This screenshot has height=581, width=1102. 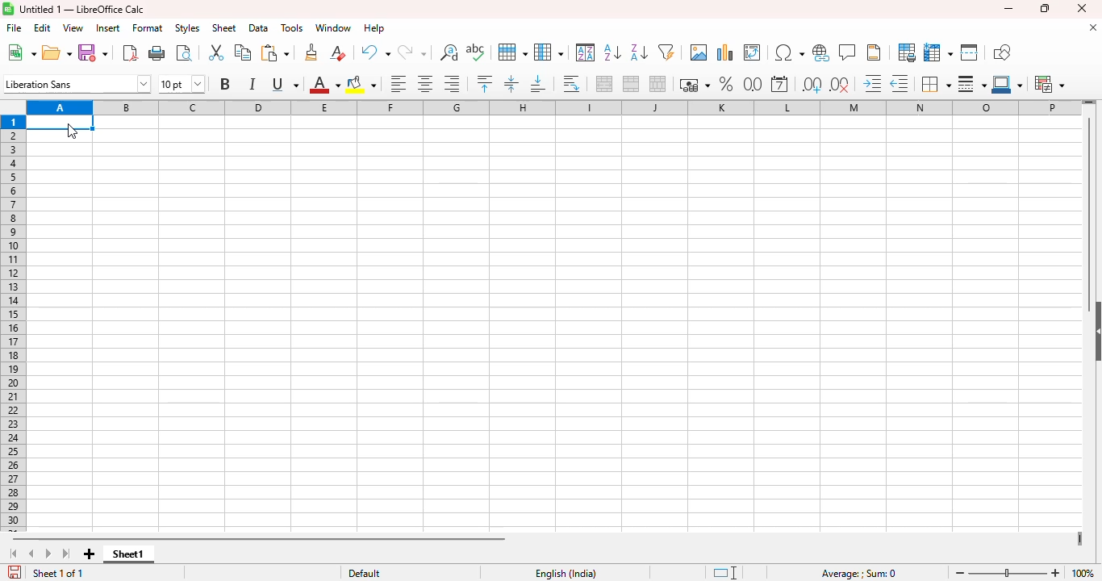 I want to click on click to save the document, so click(x=15, y=571).